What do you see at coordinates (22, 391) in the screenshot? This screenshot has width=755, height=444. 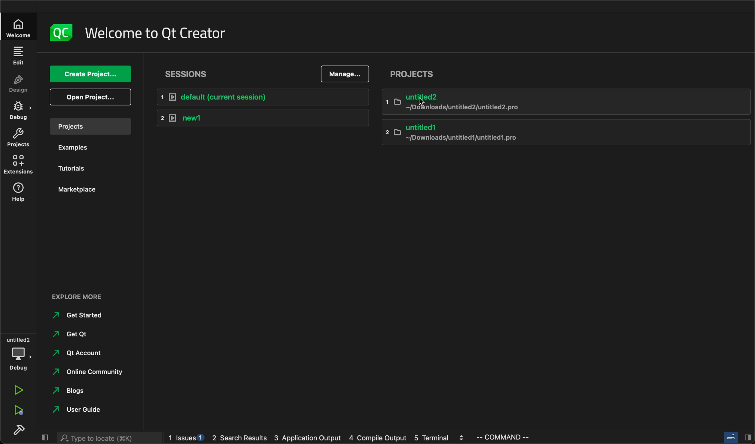 I see `run` at bounding box center [22, 391].